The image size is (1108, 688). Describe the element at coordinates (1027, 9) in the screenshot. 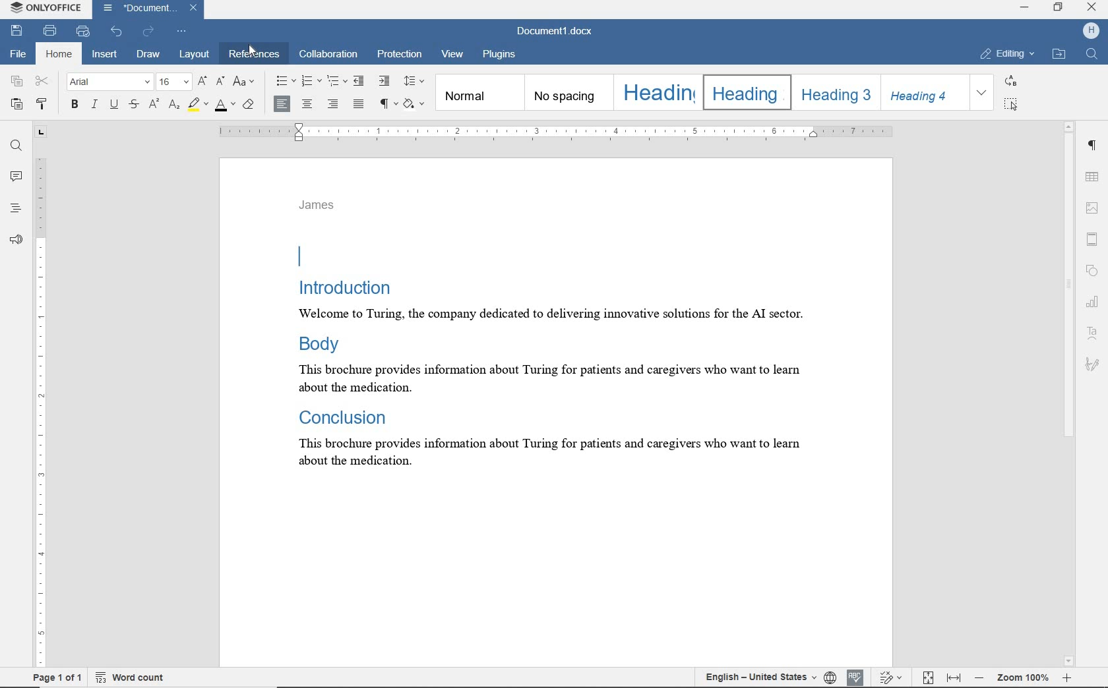

I see `minimize` at that location.